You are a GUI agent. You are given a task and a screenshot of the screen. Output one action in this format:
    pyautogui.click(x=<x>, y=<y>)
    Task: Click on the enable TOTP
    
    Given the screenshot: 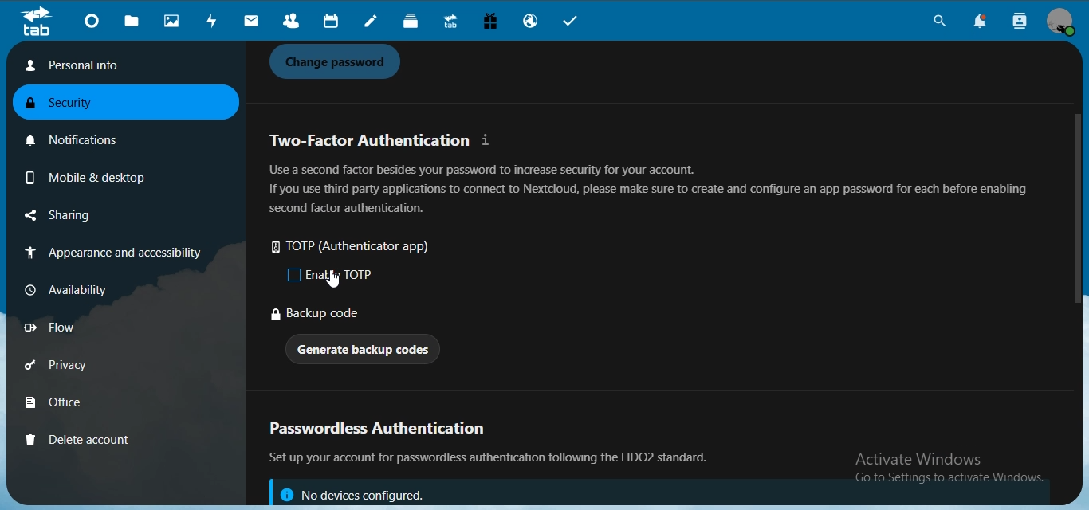 What is the action you would take?
    pyautogui.click(x=333, y=275)
    